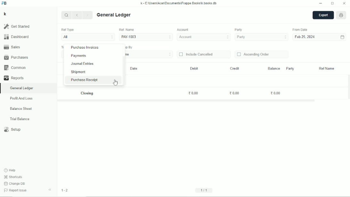 The width and height of the screenshot is (350, 197). Describe the element at coordinates (4, 3) in the screenshot. I see `FB` at that location.